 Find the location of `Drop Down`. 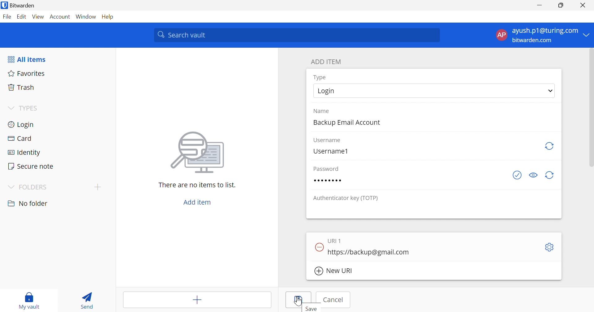

Drop Down is located at coordinates (588, 35).